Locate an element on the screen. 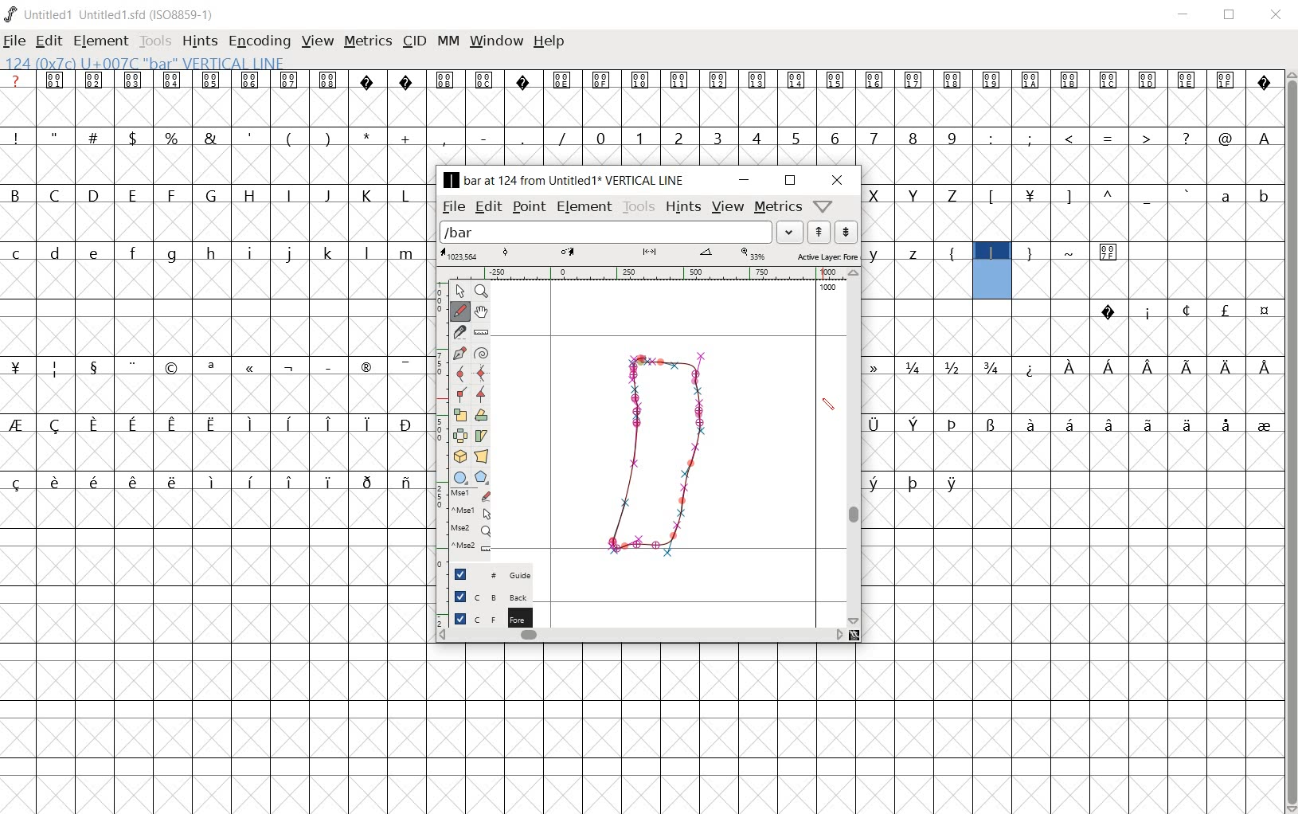 Image resolution: width=1298 pixels, height=814 pixels. empty cells is located at coordinates (216, 652).